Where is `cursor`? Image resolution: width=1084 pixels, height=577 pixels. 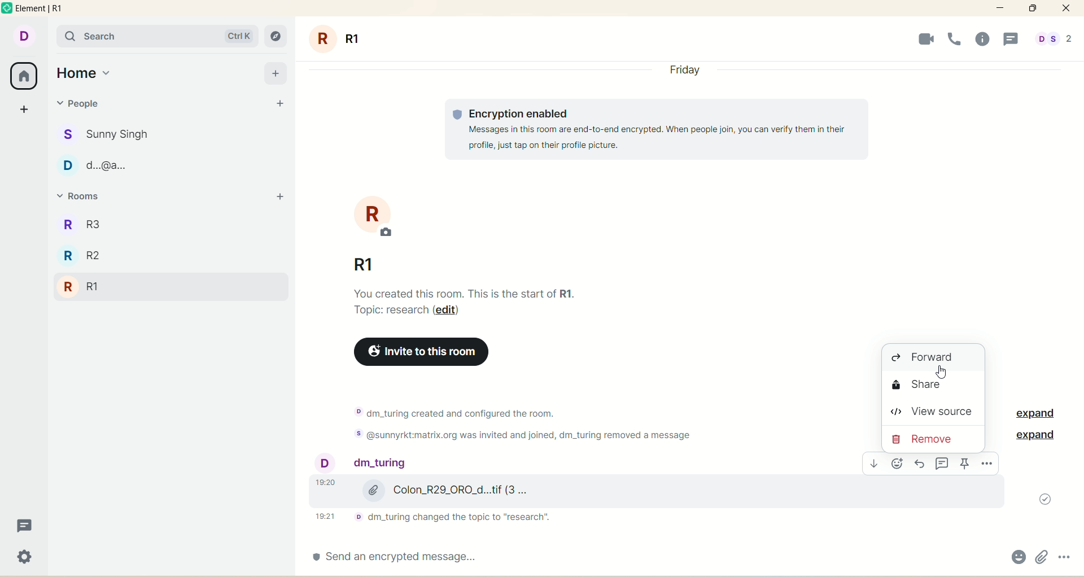
cursor is located at coordinates (942, 373).